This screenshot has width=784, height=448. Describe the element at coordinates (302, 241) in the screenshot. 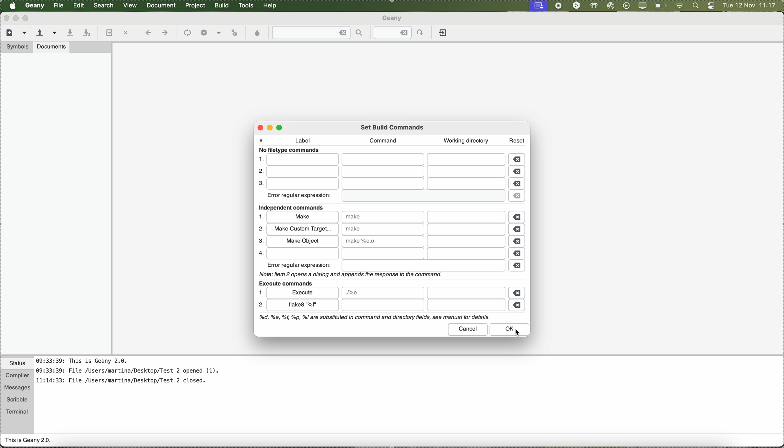

I see `make object` at that location.